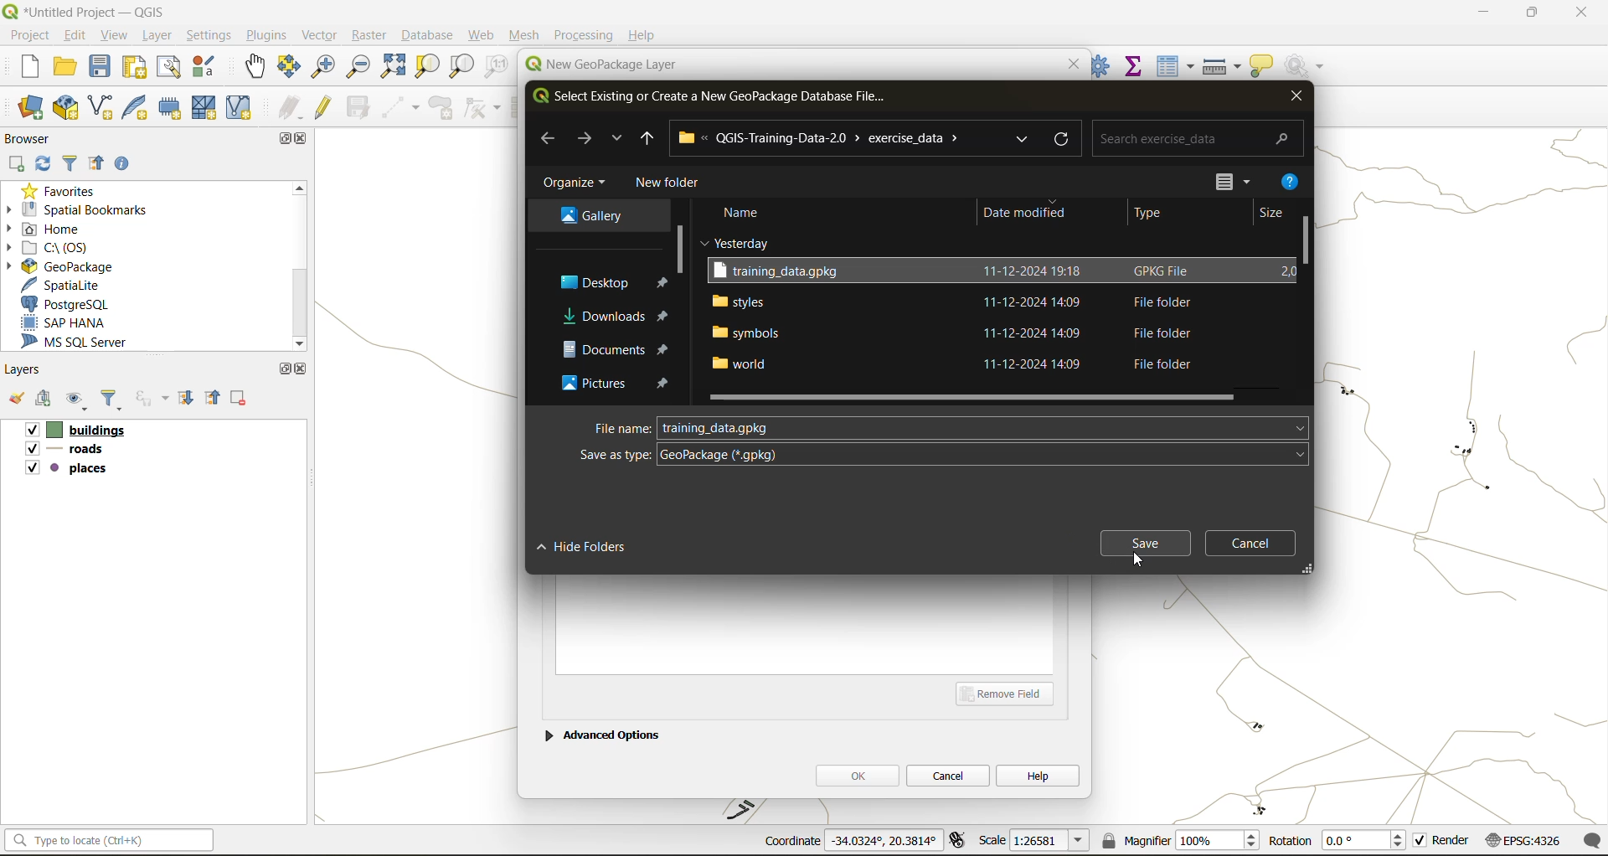 The image size is (1608, 856). Describe the element at coordinates (979, 396) in the screenshot. I see `Scroll Bar` at that location.